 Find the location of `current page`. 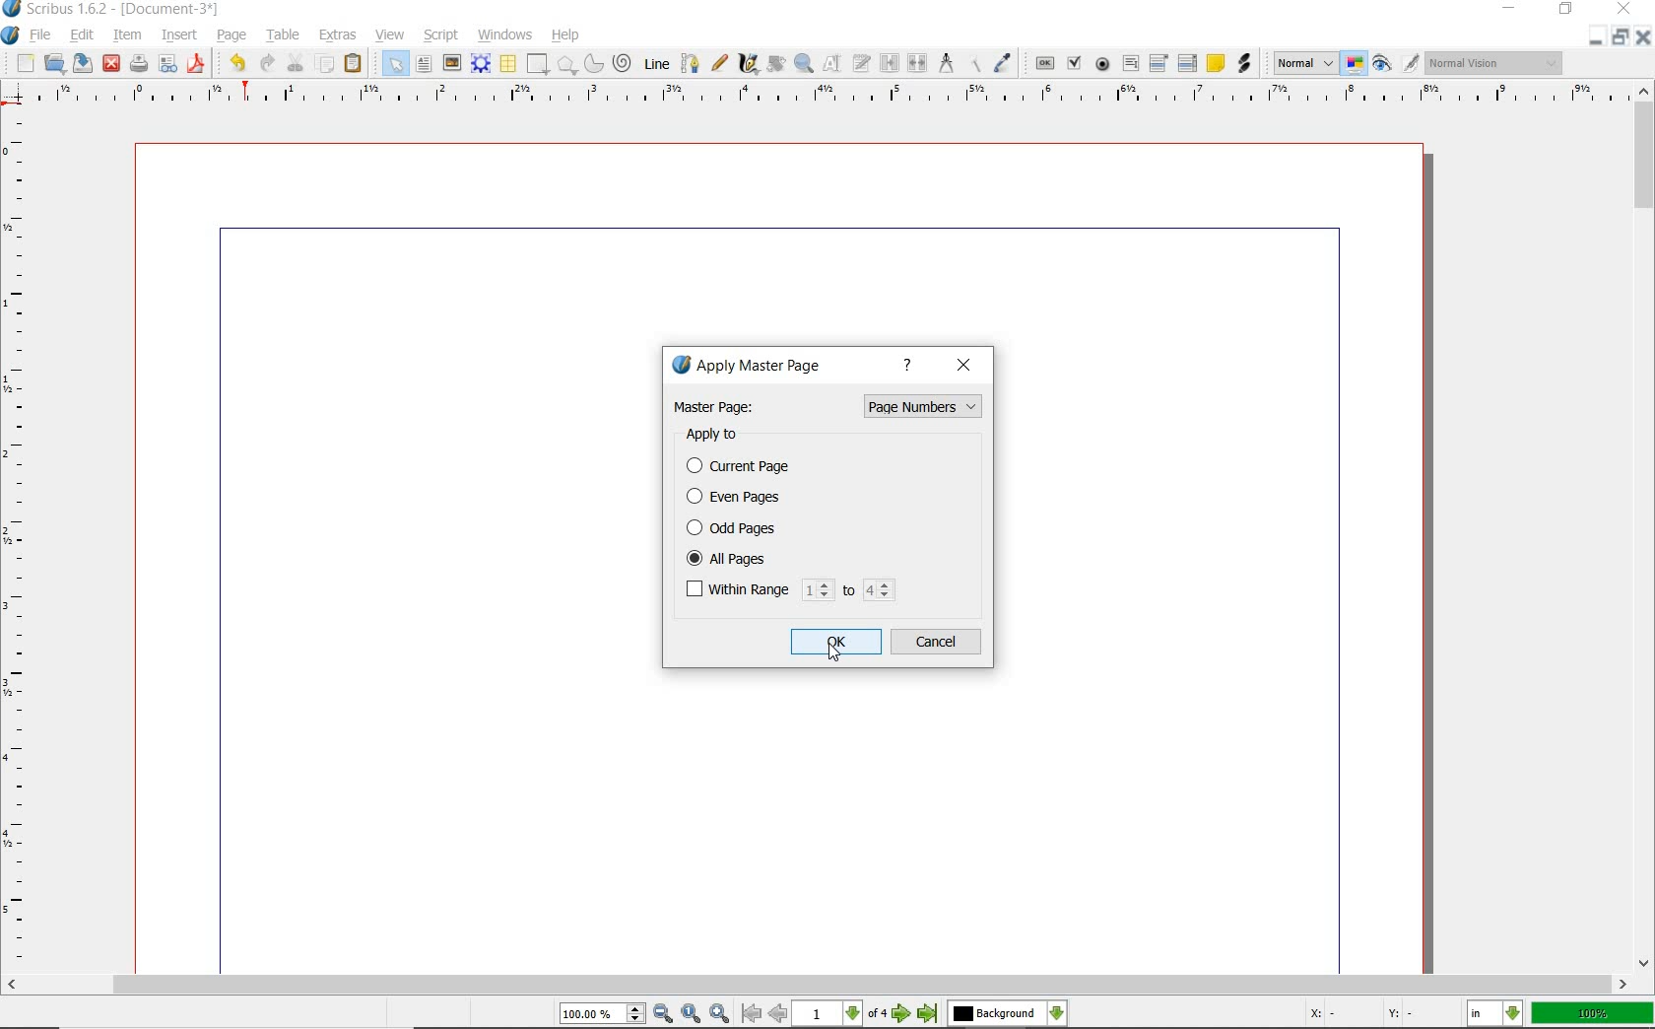

current page is located at coordinates (749, 467).